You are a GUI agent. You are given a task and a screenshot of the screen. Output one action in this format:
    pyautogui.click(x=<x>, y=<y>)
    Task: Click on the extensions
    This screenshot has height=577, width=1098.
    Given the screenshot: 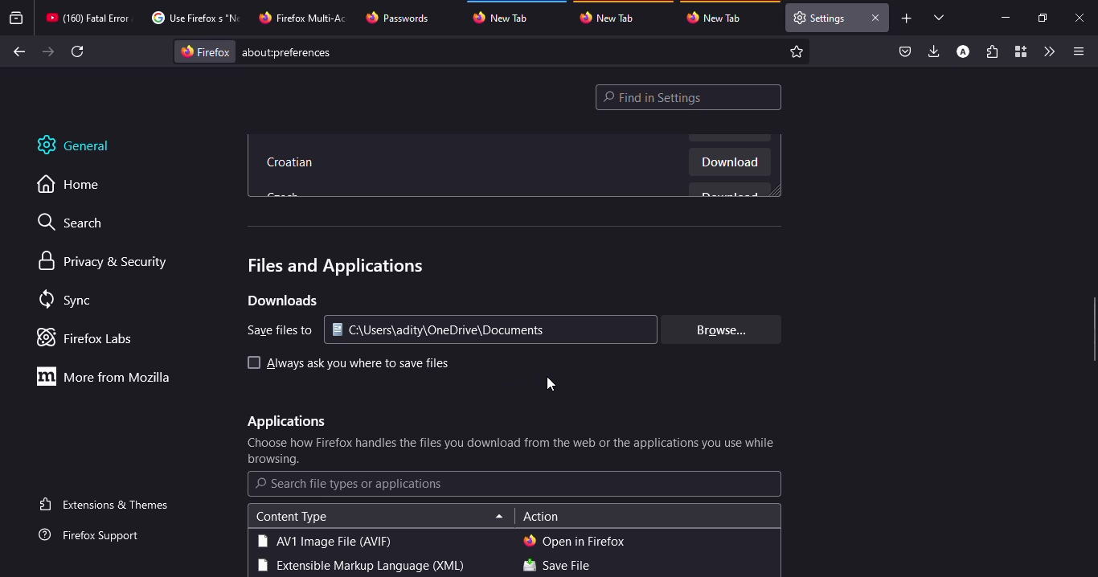 What is the action you would take?
    pyautogui.click(x=992, y=53)
    